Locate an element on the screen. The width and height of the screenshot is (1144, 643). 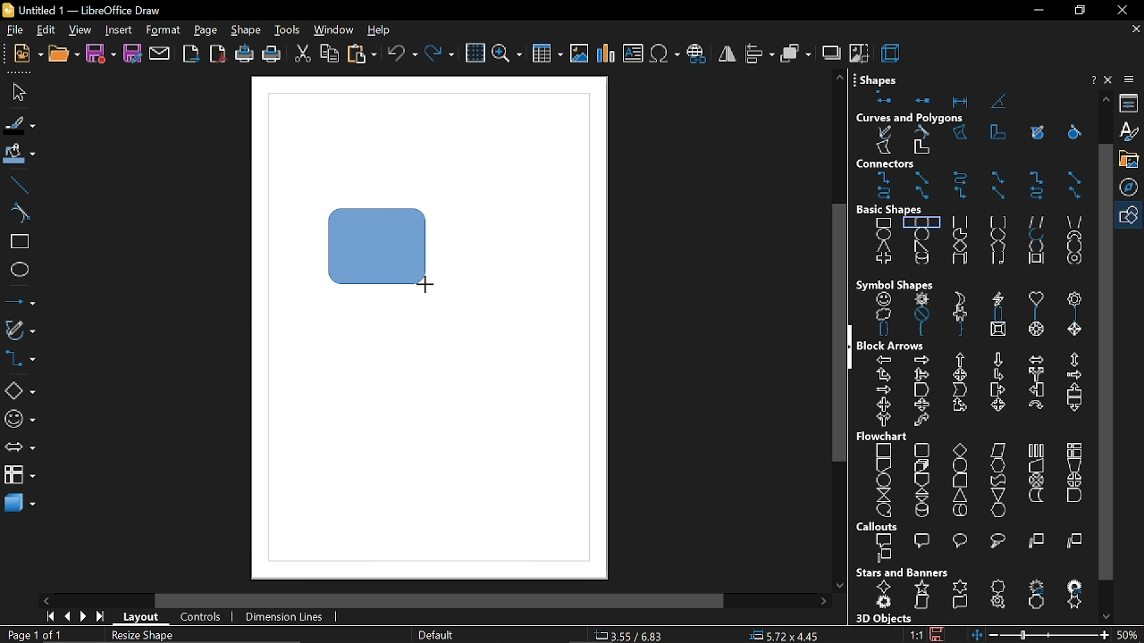
properties is located at coordinates (1131, 104).